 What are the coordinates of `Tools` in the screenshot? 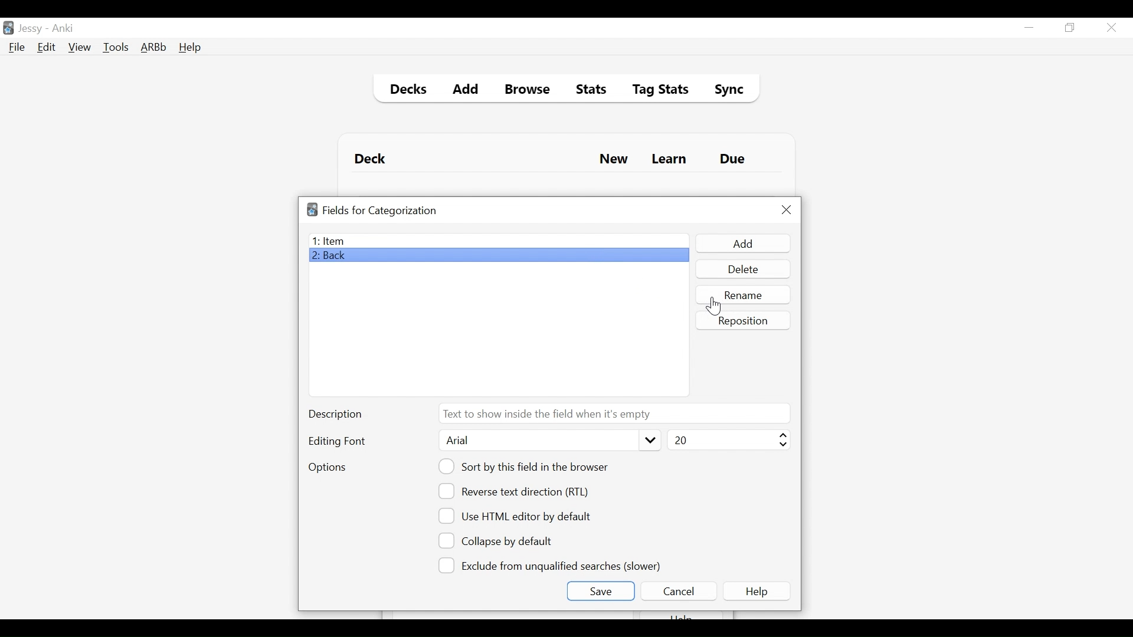 It's located at (116, 47).